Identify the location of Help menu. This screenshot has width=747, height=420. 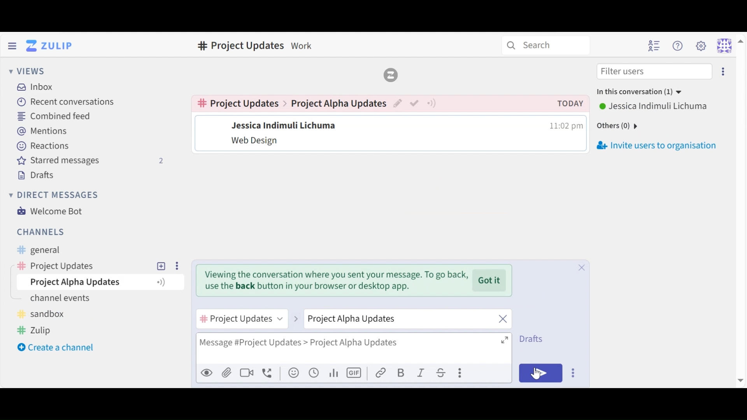
(679, 45).